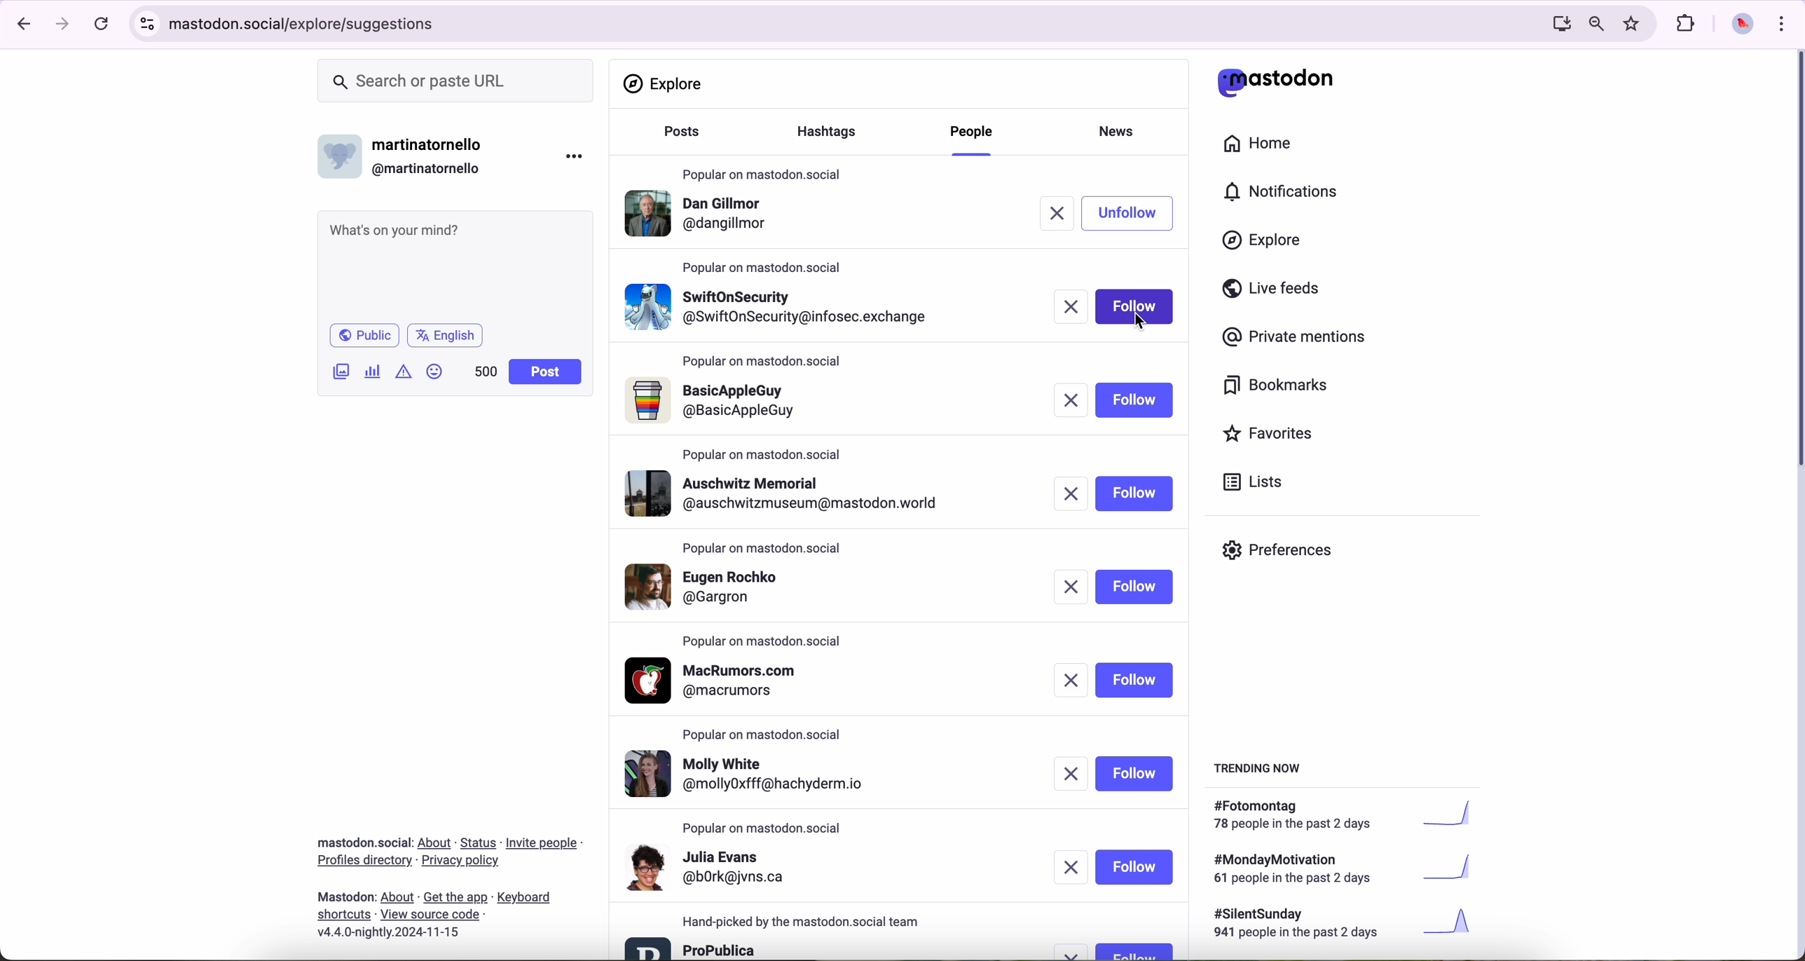 The image size is (1805, 961). What do you see at coordinates (1247, 482) in the screenshot?
I see `lists` at bounding box center [1247, 482].